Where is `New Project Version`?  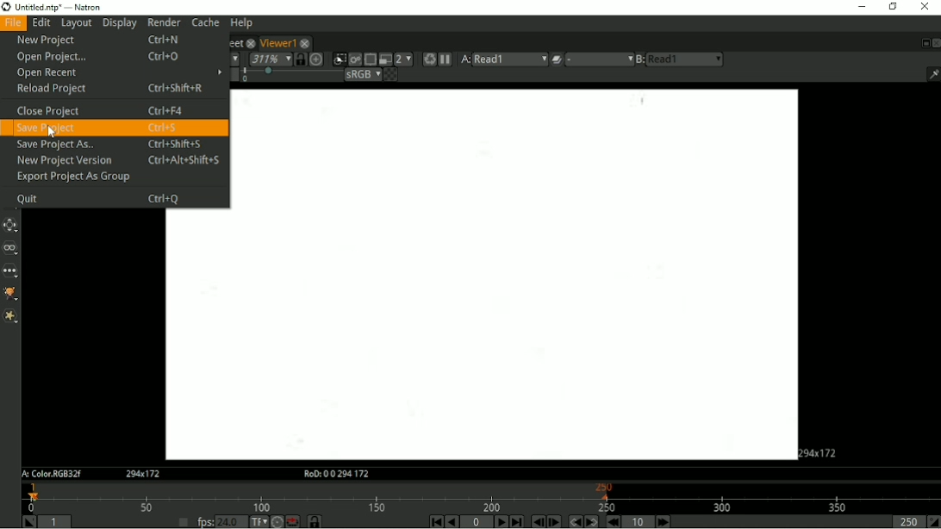 New Project Version is located at coordinates (119, 161).